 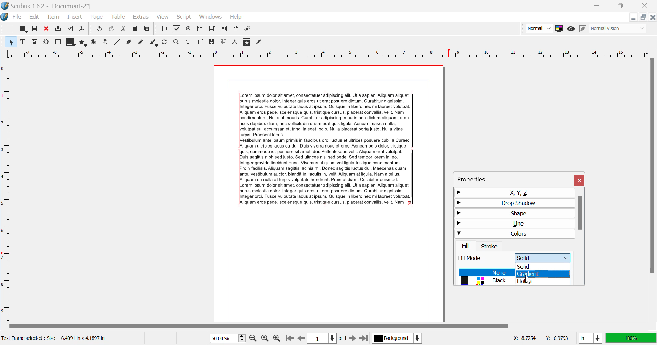 What do you see at coordinates (248, 42) in the screenshot?
I see `Copy Item Properties` at bounding box center [248, 42].